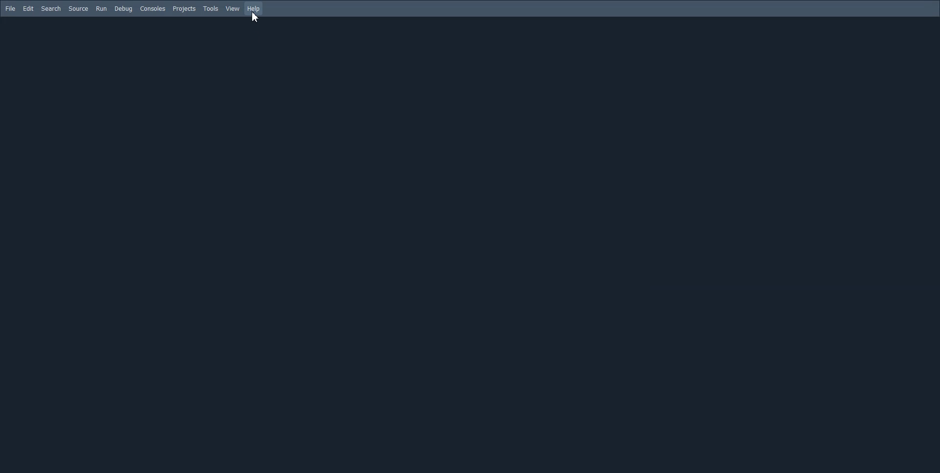  What do you see at coordinates (233, 8) in the screenshot?
I see `View` at bounding box center [233, 8].